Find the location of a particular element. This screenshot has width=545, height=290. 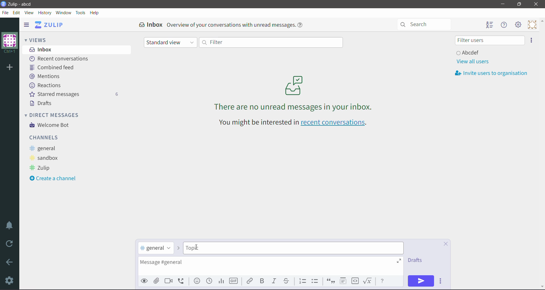

Spoiler is located at coordinates (343, 281).